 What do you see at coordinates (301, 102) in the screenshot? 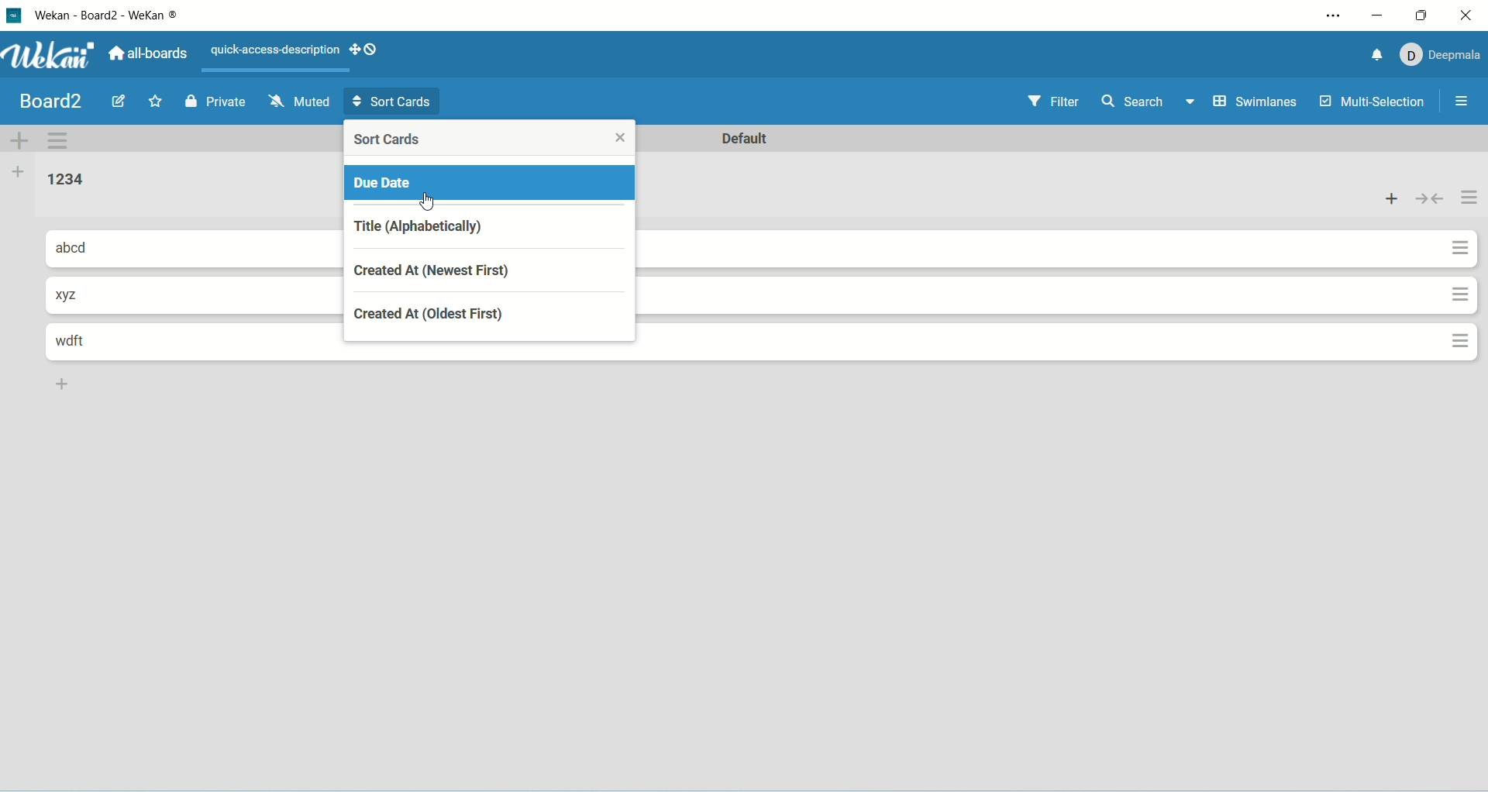
I see `muted` at bounding box center [301, 102].